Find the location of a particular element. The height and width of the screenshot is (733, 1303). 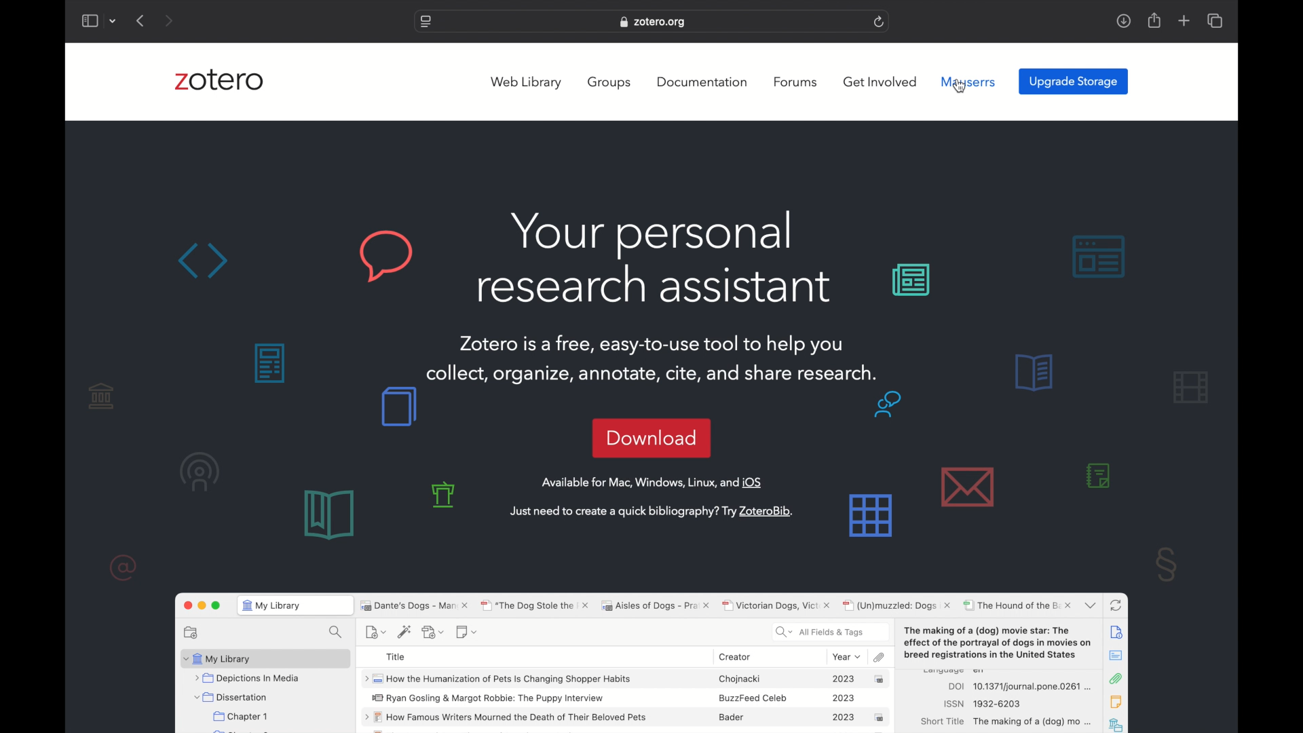

new tab is located at coordinates (1184, 21).